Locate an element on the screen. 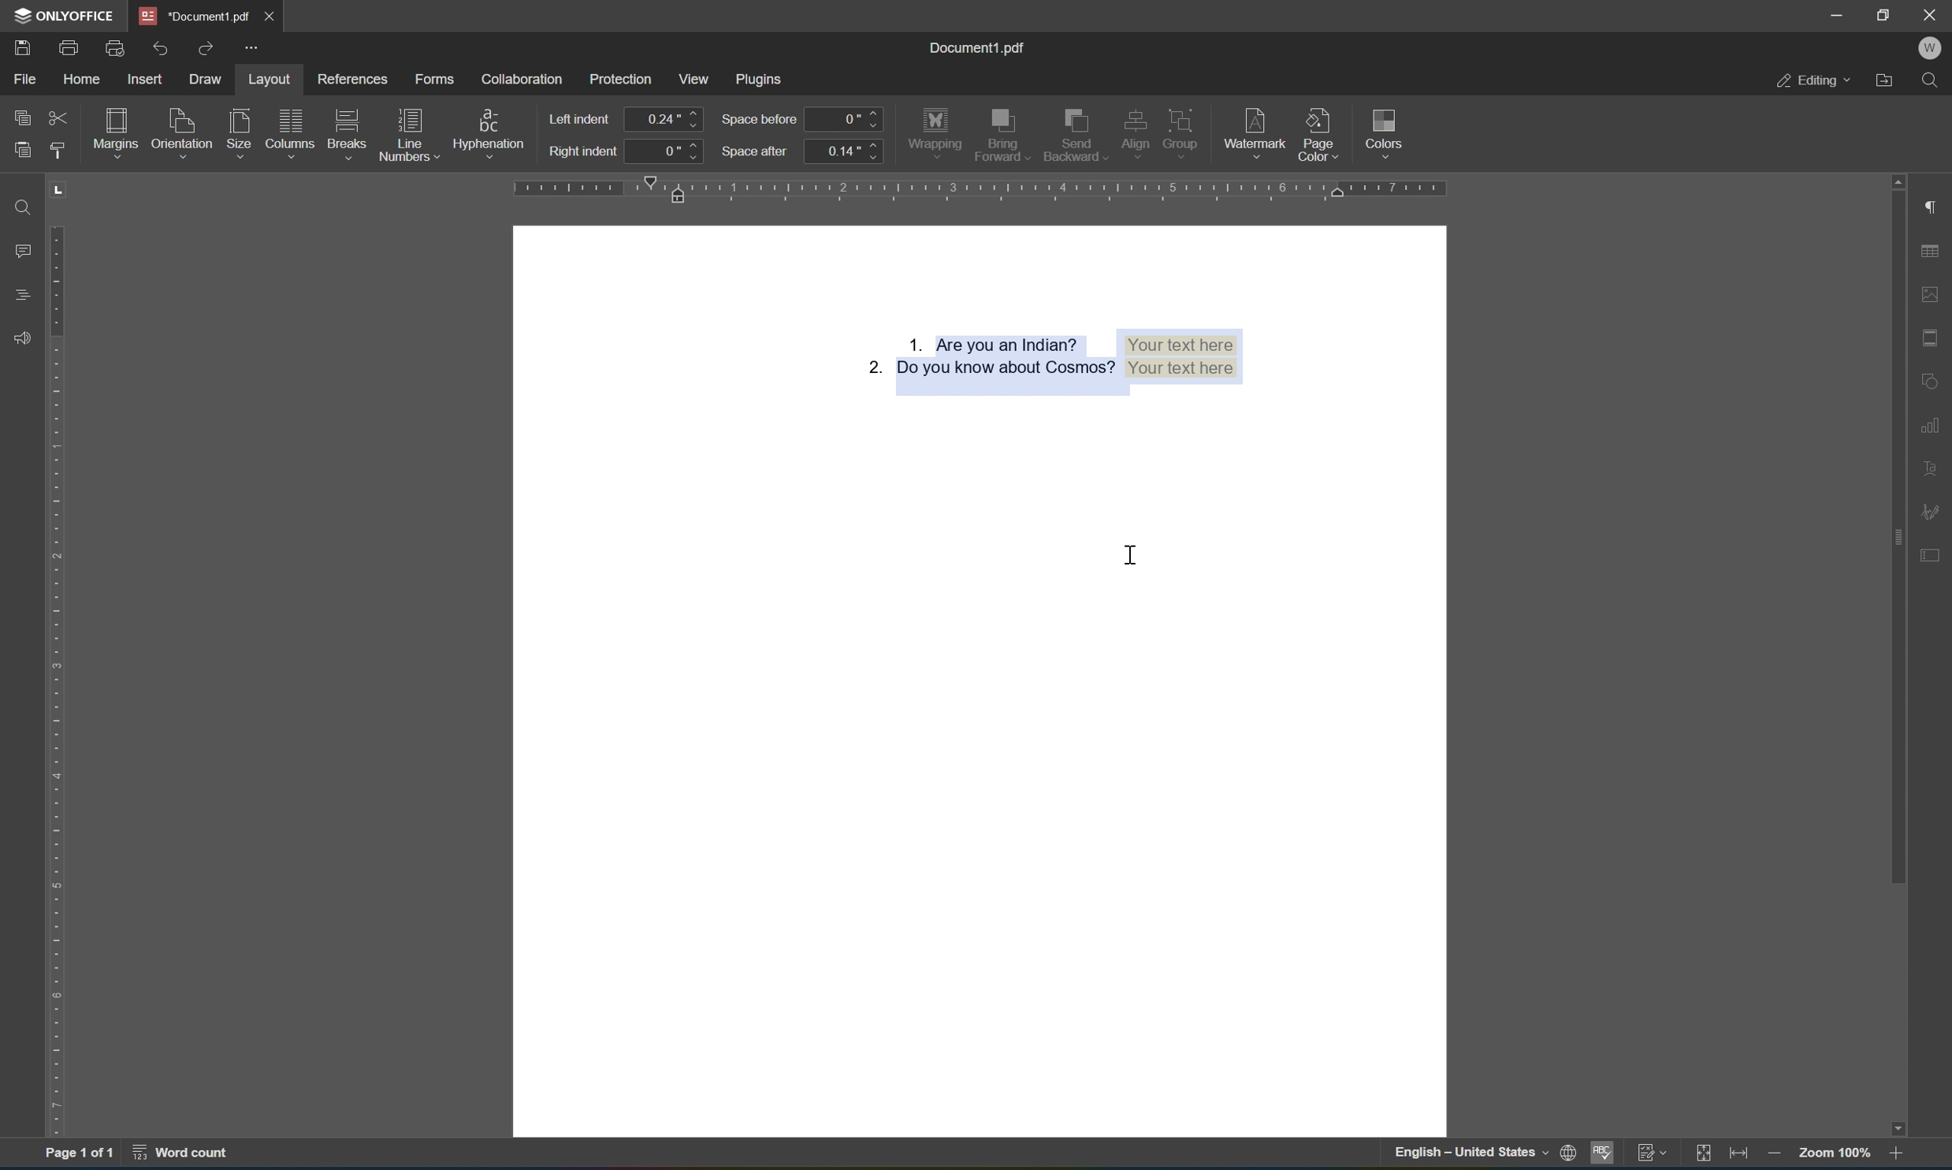 The height and width of the screenshot is (1170, 1952). Feedback & support is located at coordinates (22, 337).